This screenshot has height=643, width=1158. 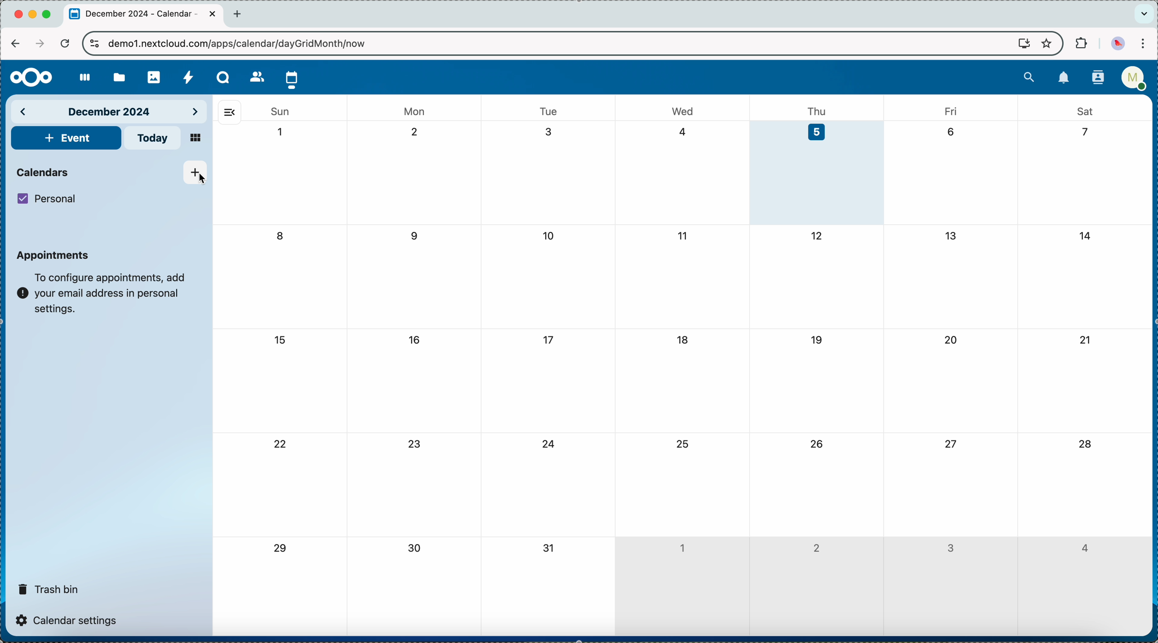 What do you see at coordinates (245, 43) in the screenshot?
I see `URL` at bounding box center [245, 43].